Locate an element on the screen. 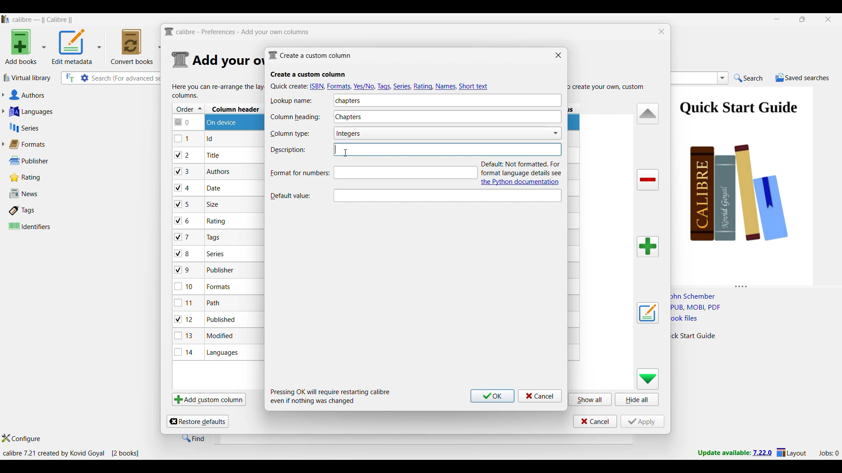  Search the full text of all books is located at coordinates (69, 78).